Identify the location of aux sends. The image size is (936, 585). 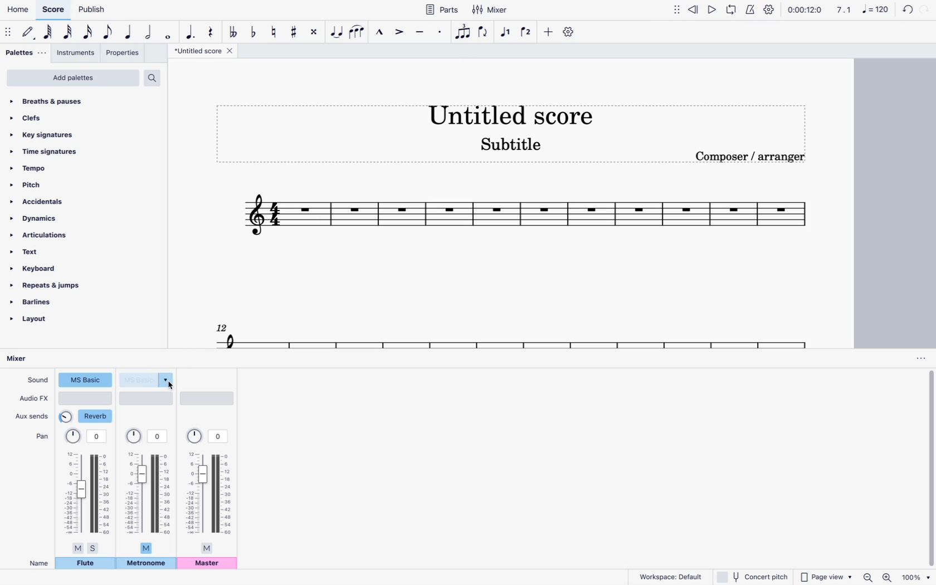
(33, 416).